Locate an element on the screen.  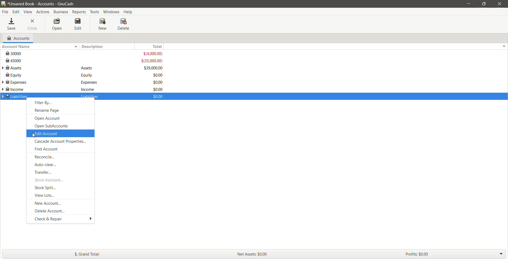
Delete is located at coordinates (124, 24).